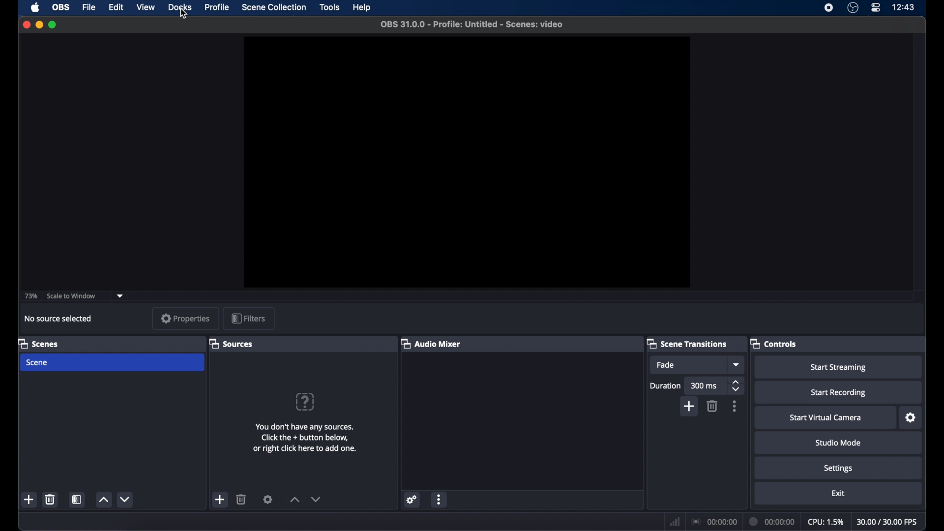  What do you see at coordinates (737, 385) in the screenshot?
I see `stepper buttons` at bounding box center [737, 385].